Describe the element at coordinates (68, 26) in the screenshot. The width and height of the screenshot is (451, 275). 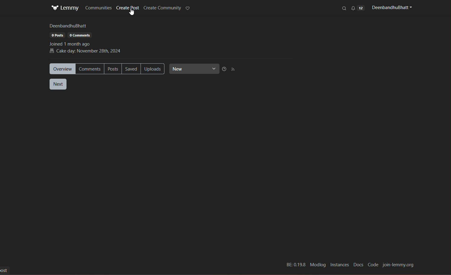
I see `DeenbandhuBhatt` at that location.